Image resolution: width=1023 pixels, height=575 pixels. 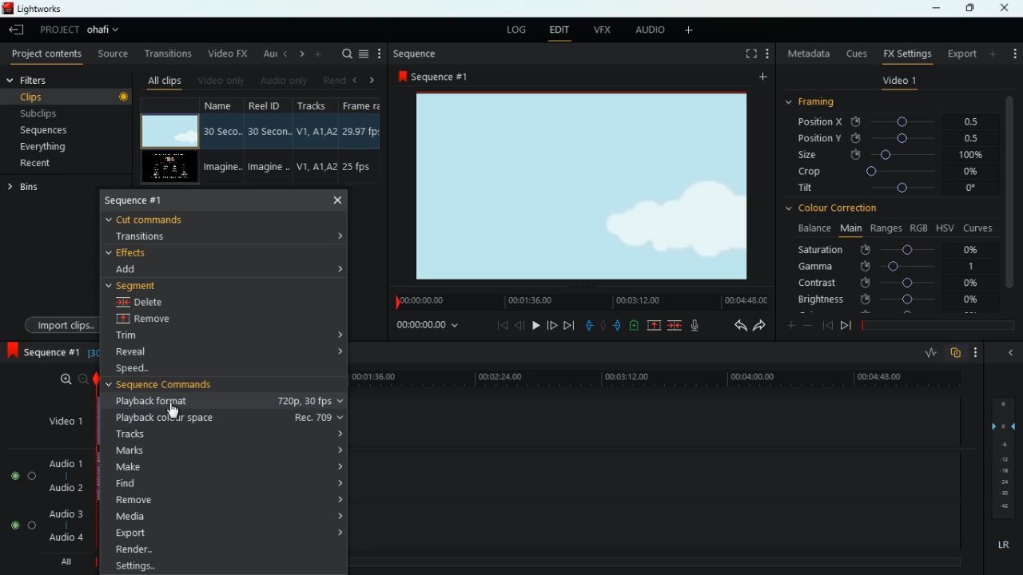 I want to click on maximize, so click(x=969, y=8).